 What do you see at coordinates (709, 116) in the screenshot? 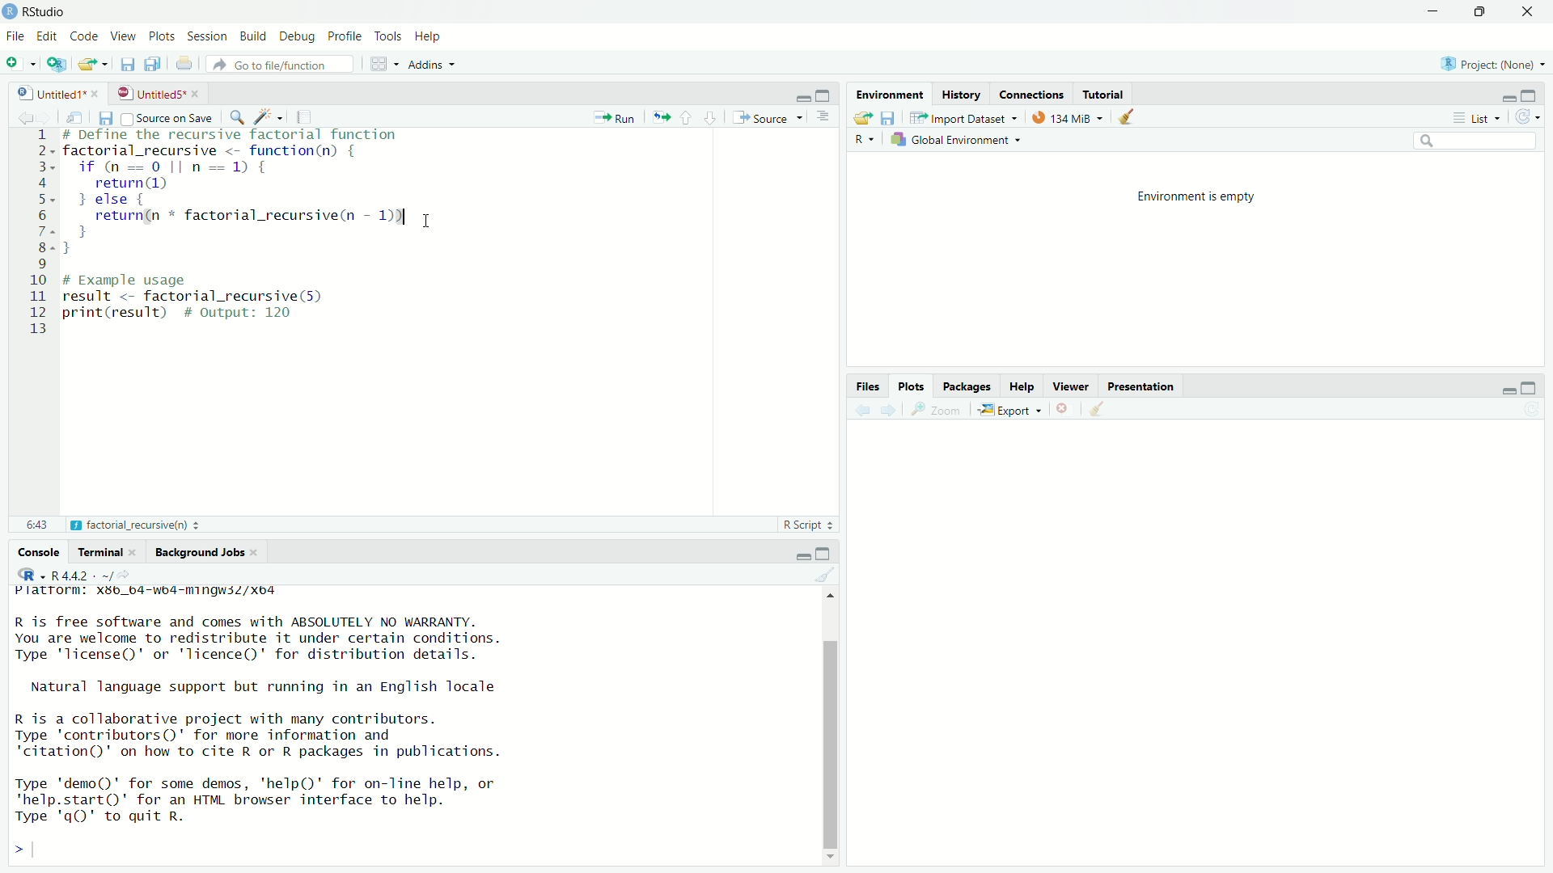
I see `Go to next section/chunk (Ctrl + pgDn)` at bounding box center [709, 116].